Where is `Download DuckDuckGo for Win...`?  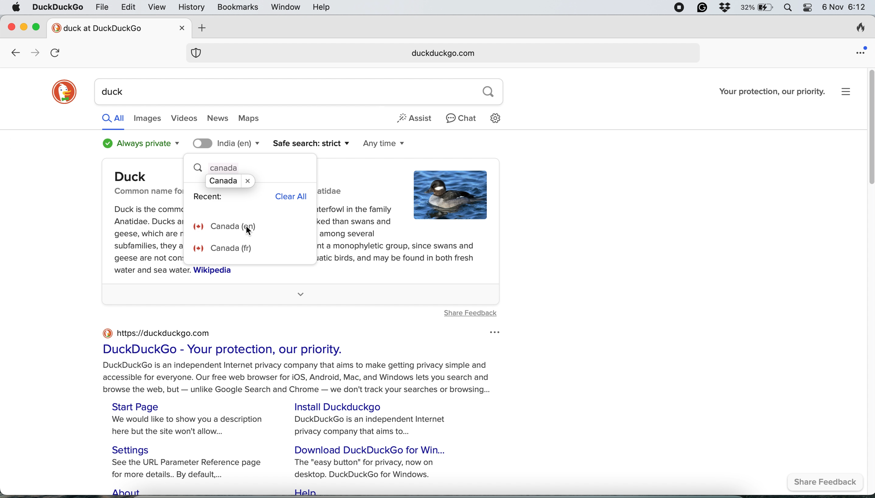
Download DuckDuckGo for Win... is located at coordinates (373, 449).